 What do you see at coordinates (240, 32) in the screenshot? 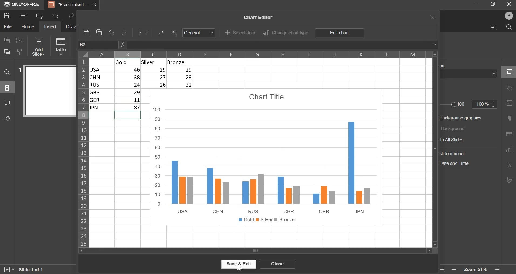
I see `select data` at bounding box center [240, 32].